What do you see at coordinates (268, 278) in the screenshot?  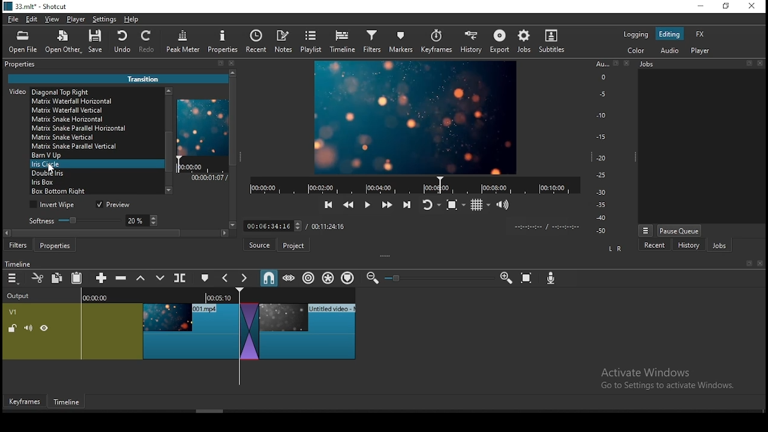 I see `snap` at bounding box center [268, 278].